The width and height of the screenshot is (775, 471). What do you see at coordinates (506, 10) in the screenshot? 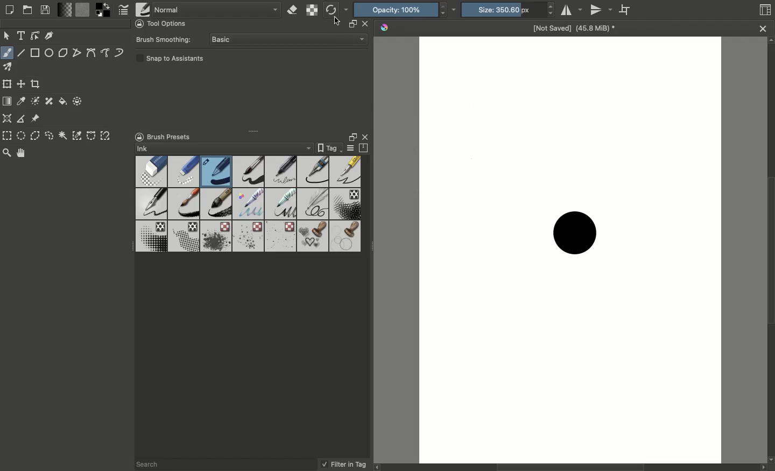
I see `Size` at bounding box center [506, 10].